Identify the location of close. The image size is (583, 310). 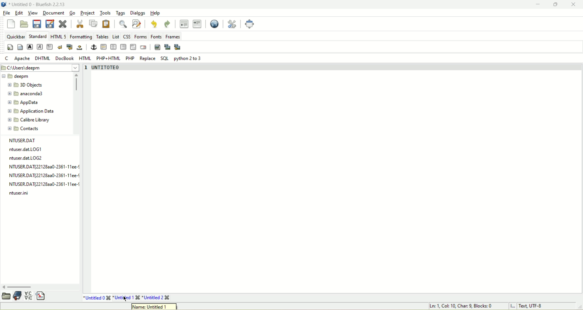
(574, 5).